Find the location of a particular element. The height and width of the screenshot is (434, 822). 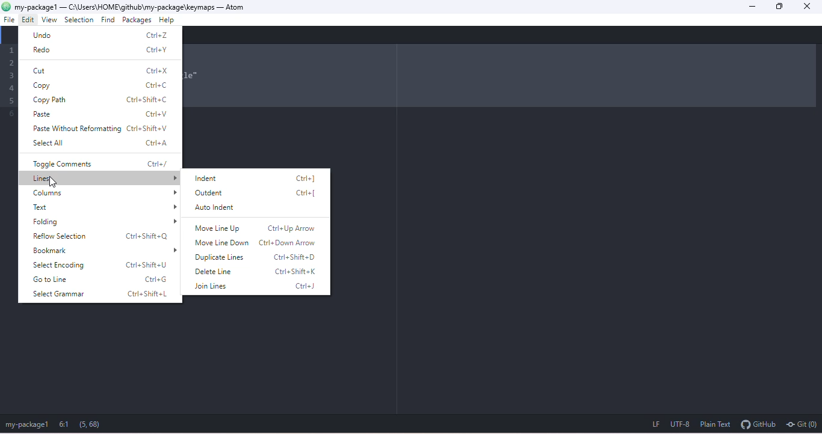

utf 8 is located at coordinates (681, 426).